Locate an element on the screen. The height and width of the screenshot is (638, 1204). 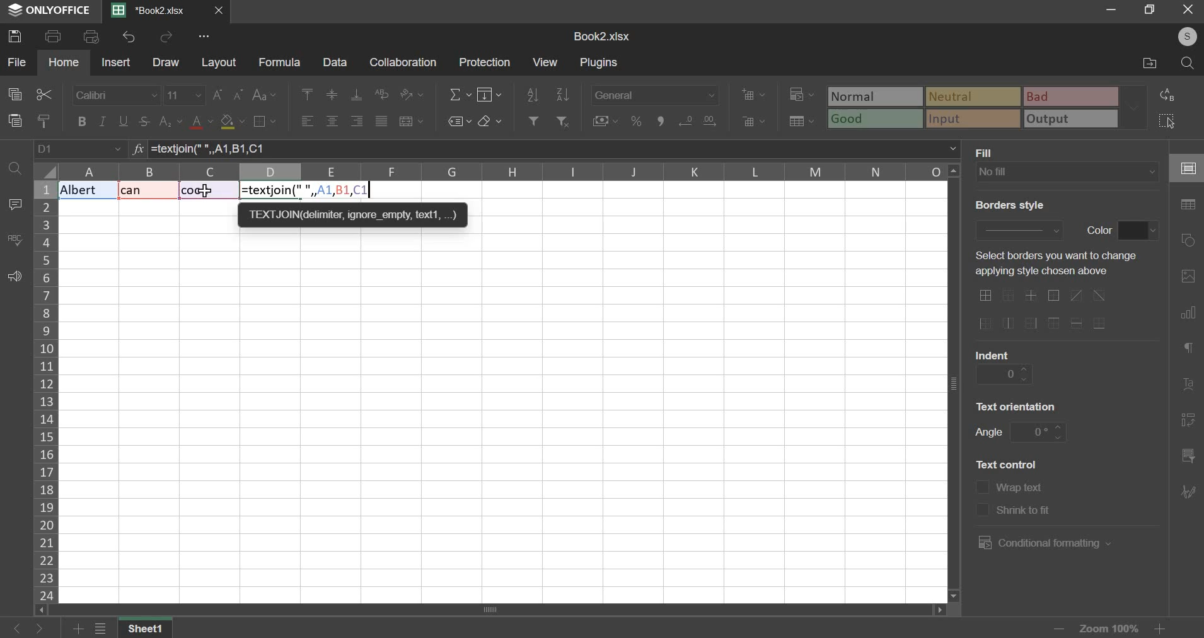
add sheets is located at coordinates (78, 629).